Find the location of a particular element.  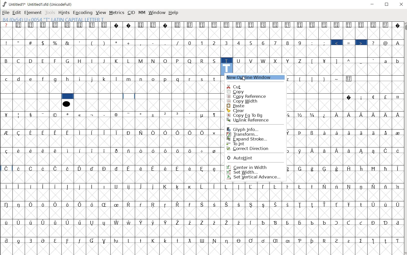

h is located at coordinates (68, 79).